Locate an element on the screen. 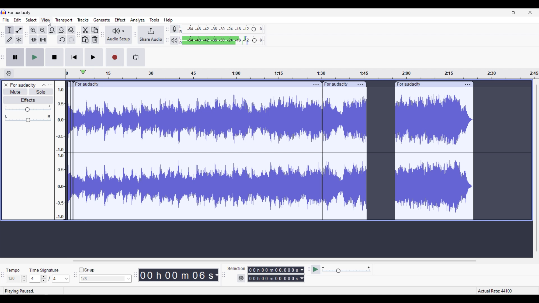 This screenshot has width=539, height=303. Draw tool is located at coordinates (9, 40).